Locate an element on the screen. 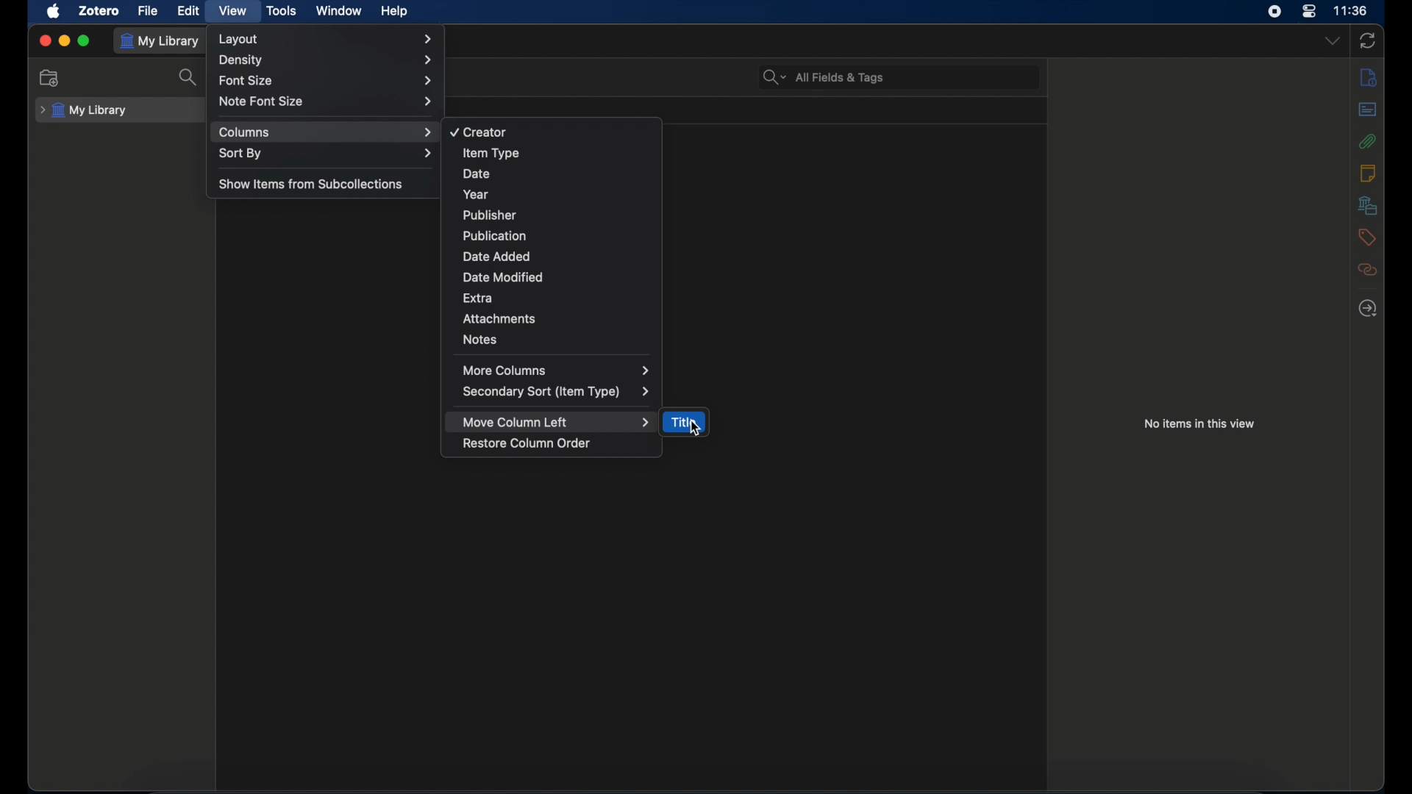 The height and width of the screenshot is (794, 1412). columns is located at coordinates (327, 132).